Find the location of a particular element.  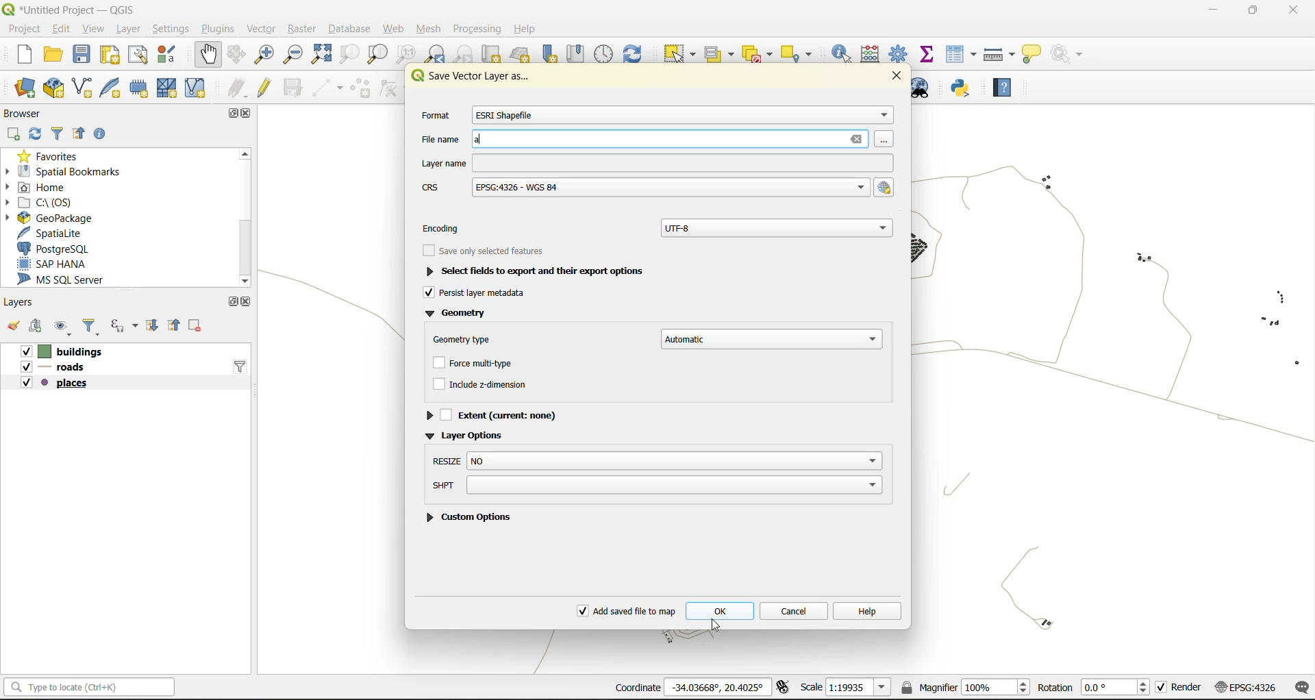

open is located at coordinates (14, 327).